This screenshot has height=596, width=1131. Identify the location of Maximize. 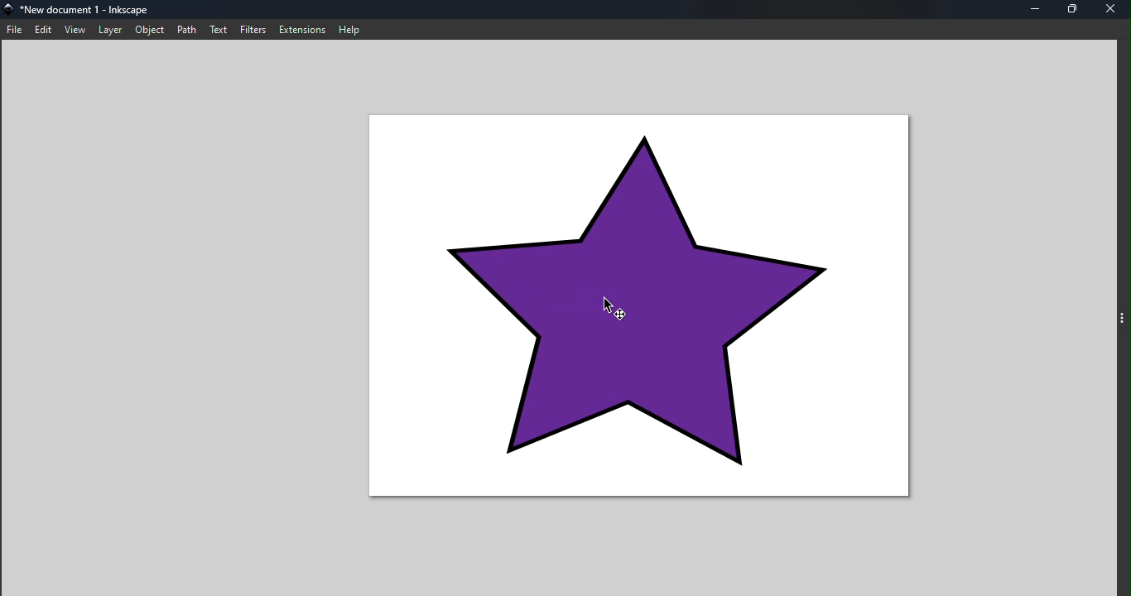
(1074, 10).